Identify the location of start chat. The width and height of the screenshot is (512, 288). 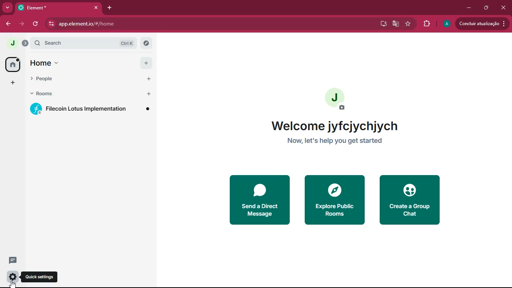
(149, 79).